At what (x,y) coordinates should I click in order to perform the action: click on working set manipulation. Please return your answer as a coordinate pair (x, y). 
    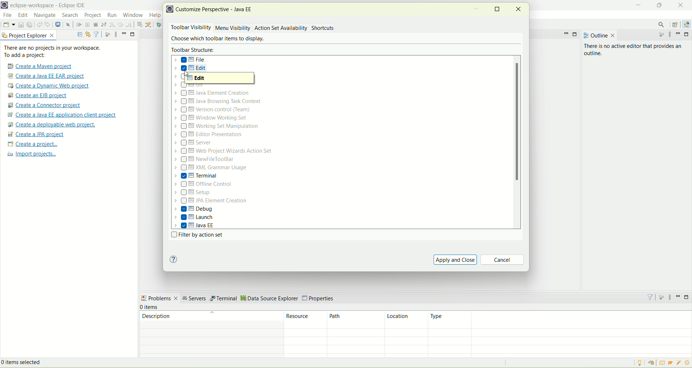
    Looking at the image, I should click on (217, 126).